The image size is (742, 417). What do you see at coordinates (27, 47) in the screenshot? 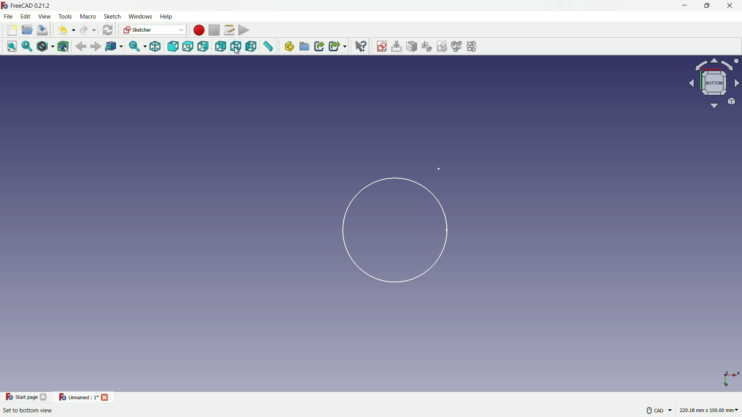
I see `fit selection` at bounding box center [27, 47].